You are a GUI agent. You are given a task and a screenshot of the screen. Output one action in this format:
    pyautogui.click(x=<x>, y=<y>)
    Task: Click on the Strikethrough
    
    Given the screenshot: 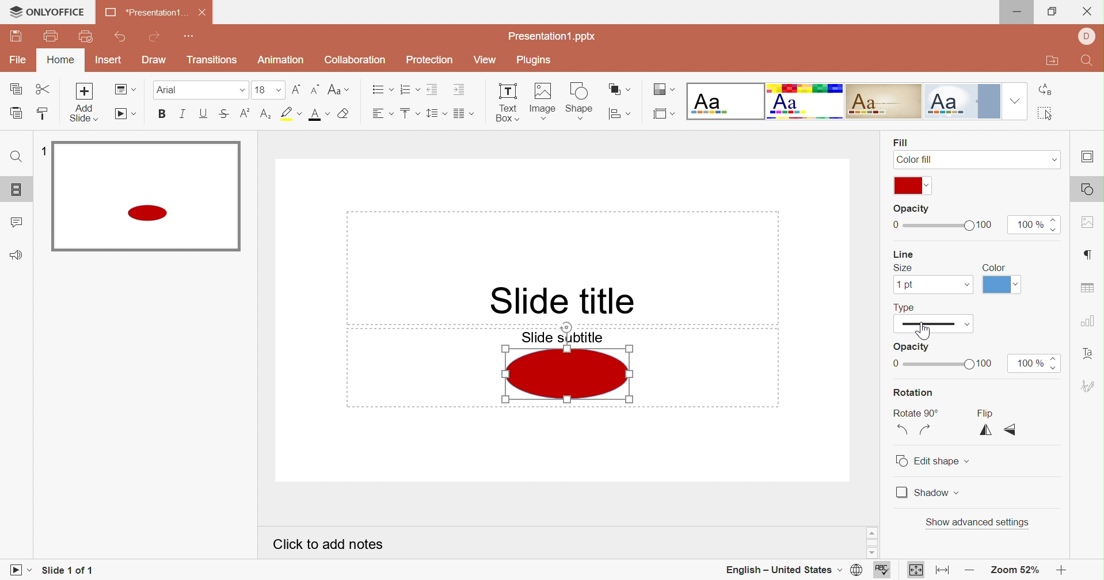 What is the action you would take?
    pyautogui.click(x=224, y=115)
    